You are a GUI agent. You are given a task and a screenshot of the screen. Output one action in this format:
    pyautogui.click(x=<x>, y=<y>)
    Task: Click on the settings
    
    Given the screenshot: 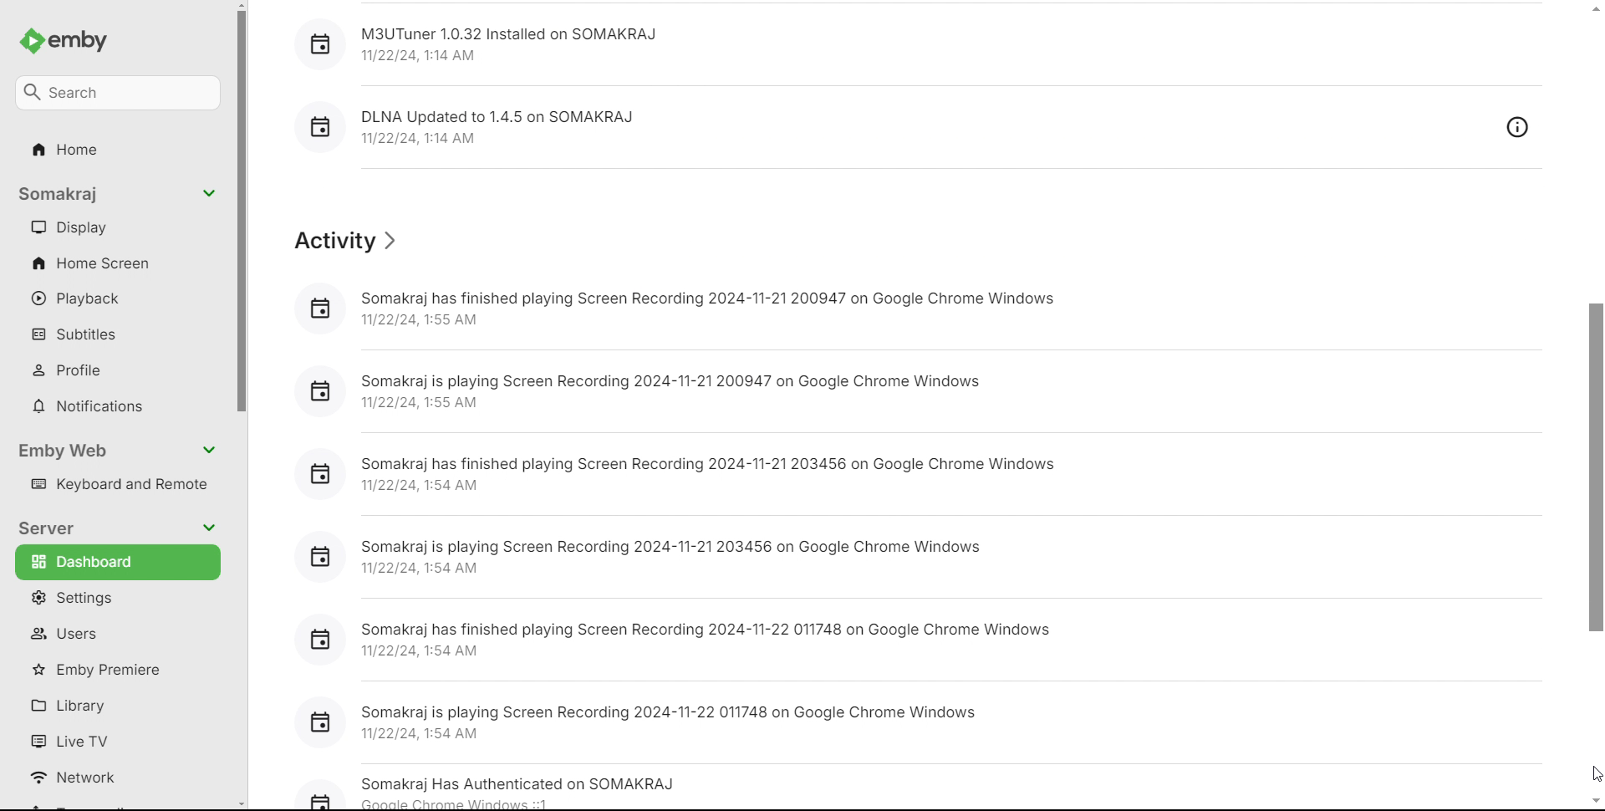 What is the action you would take?
    pyautogui.click(x=114, y=598)
    